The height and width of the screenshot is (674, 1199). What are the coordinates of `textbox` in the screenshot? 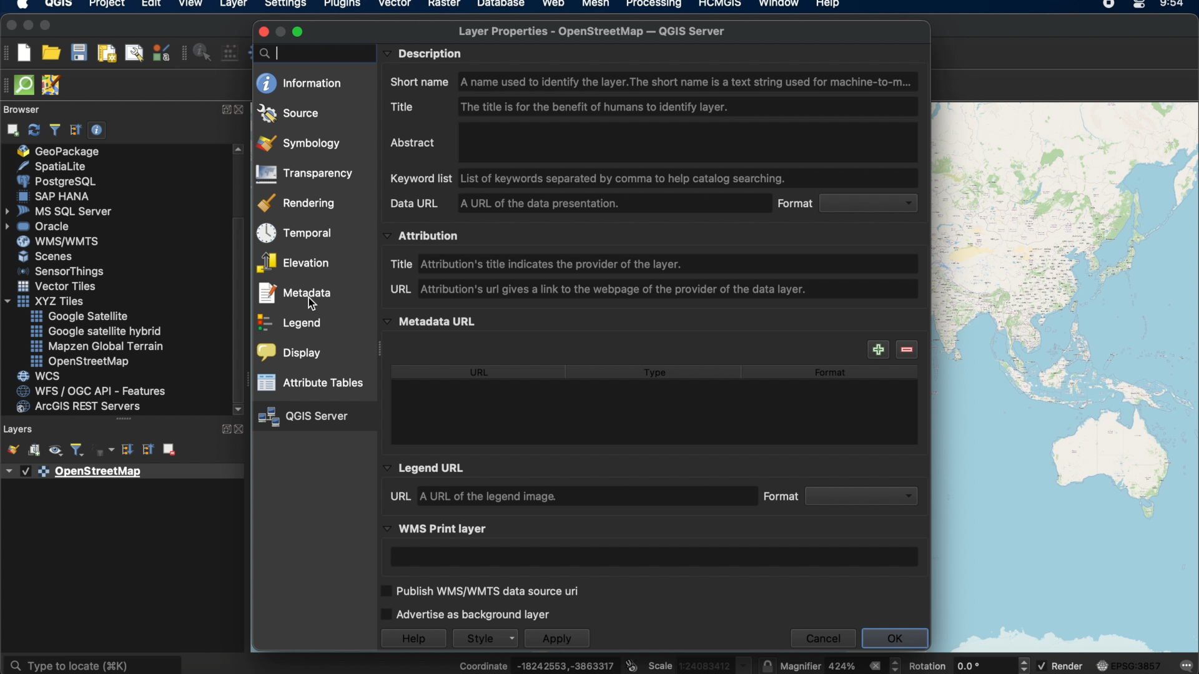 It's located at (655, 556).